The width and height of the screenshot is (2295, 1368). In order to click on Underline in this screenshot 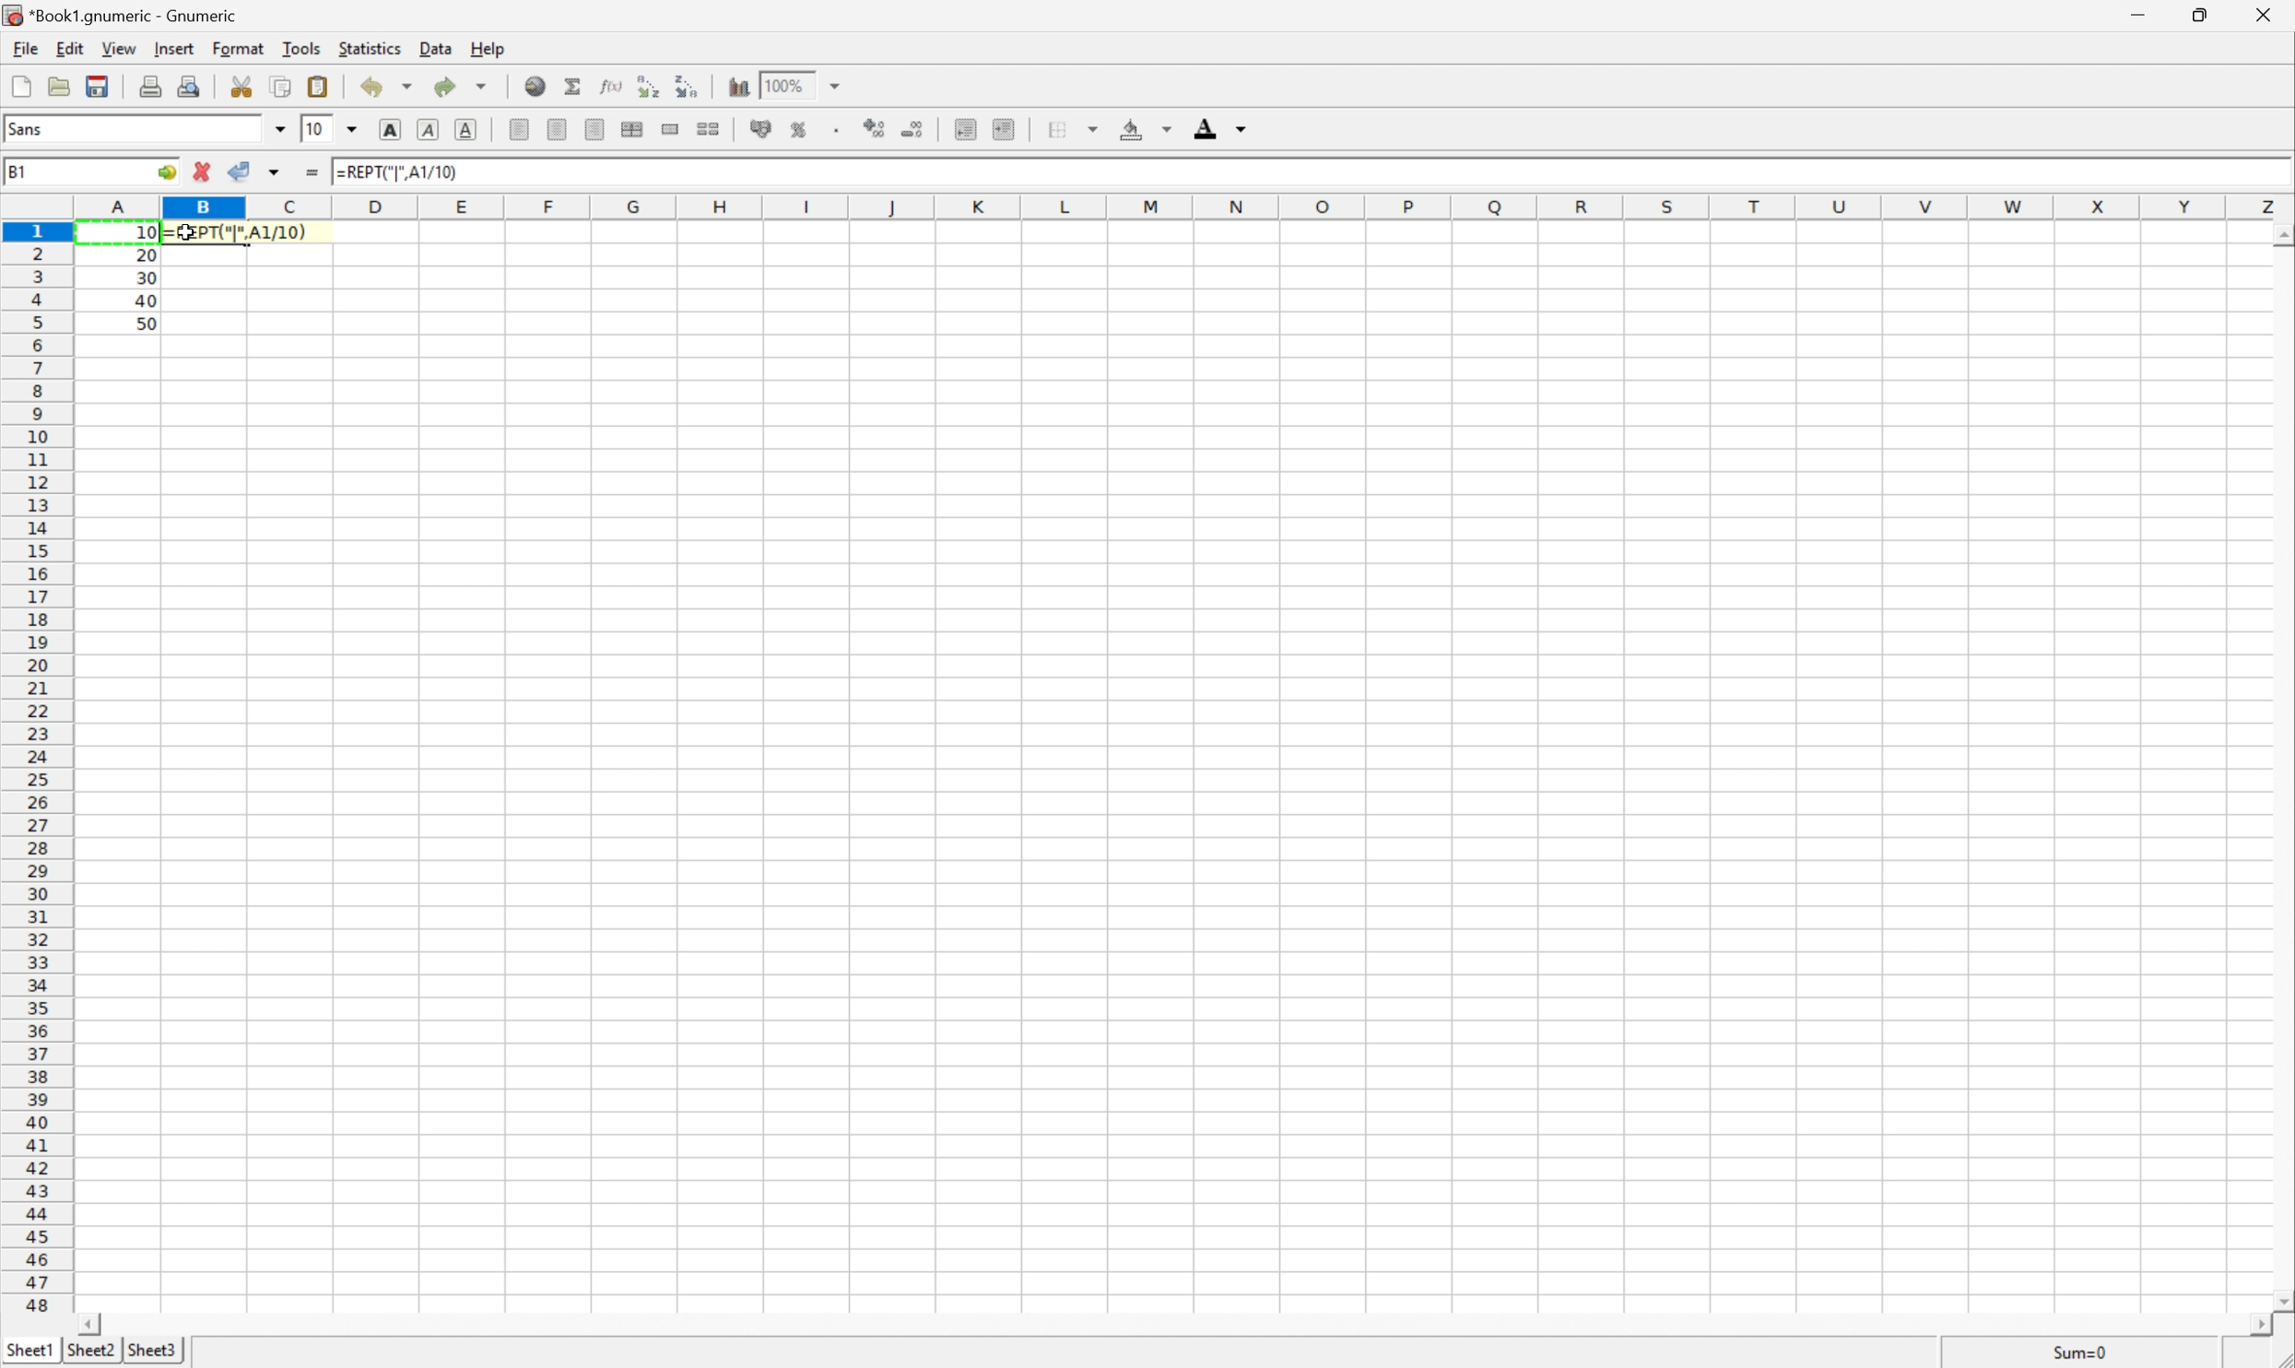, I will do `click(466, 129)`.